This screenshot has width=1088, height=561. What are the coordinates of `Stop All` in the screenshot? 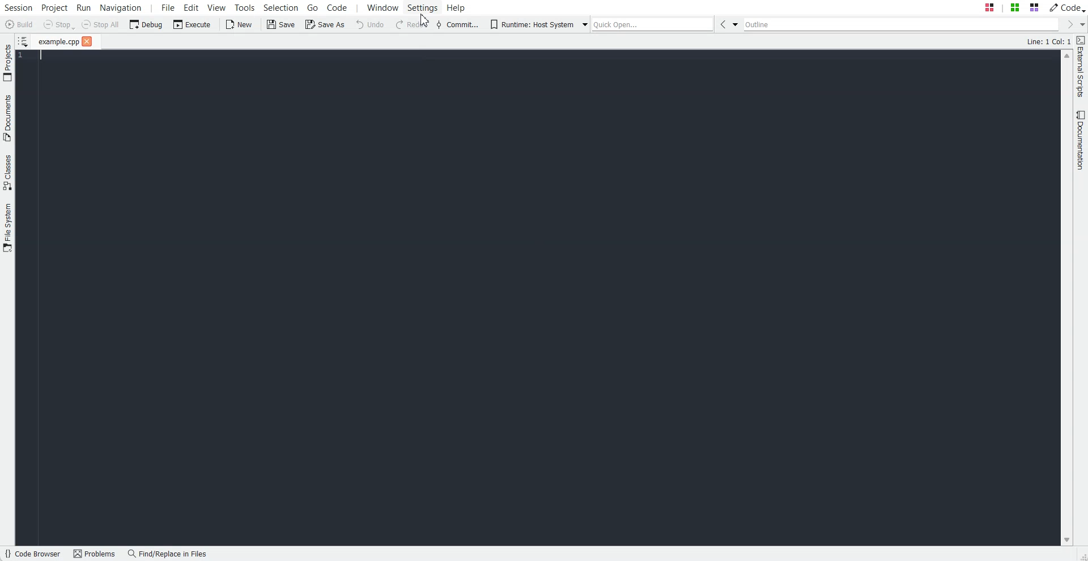 It's located at (100, 24).